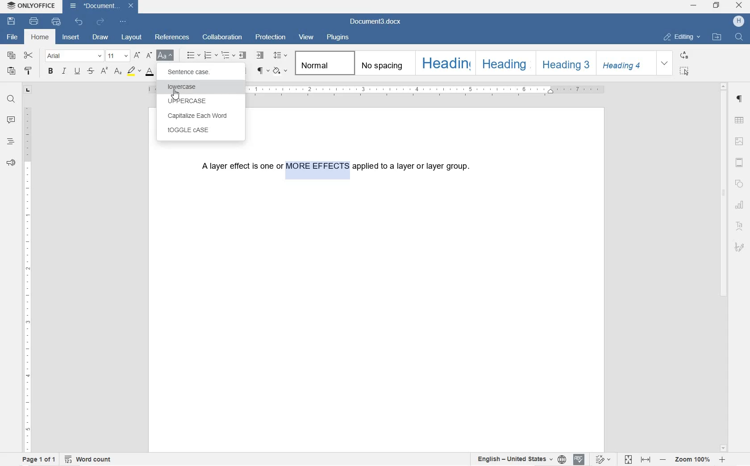 This screenshot has width=750, height=466. Describe the element at coordinates (27, 90) in the screenshot. I see `TAB` at that location.